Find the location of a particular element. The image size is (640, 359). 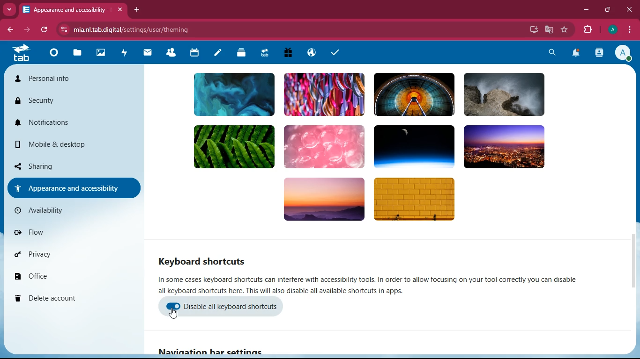

sharing is located at coordinates (59, 165).